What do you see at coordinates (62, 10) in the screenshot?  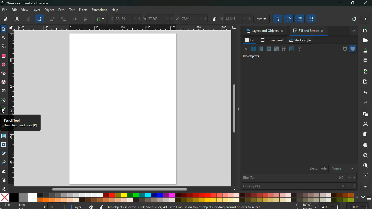 I see `path` at bounding box center [62, 10].